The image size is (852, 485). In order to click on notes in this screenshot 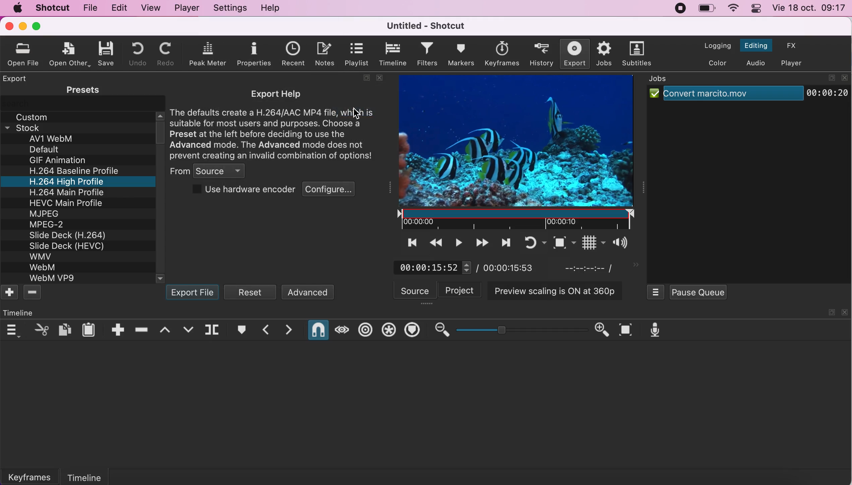, I will do `click(327, 54)`.